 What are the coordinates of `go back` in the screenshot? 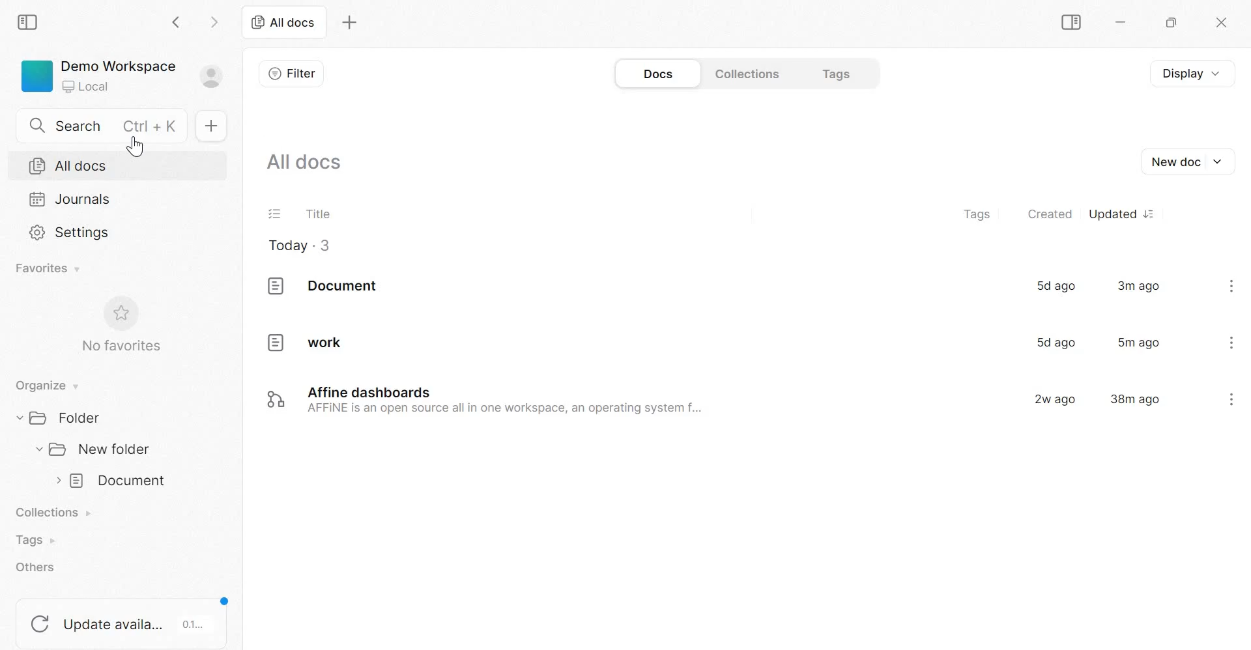 It's located at (177, 21).